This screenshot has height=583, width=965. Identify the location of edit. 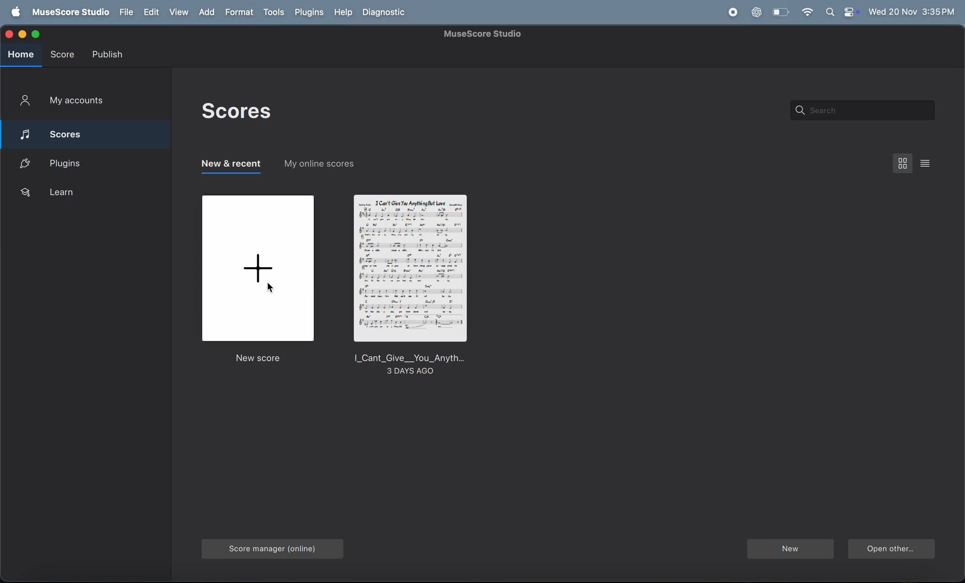
(150, 13).